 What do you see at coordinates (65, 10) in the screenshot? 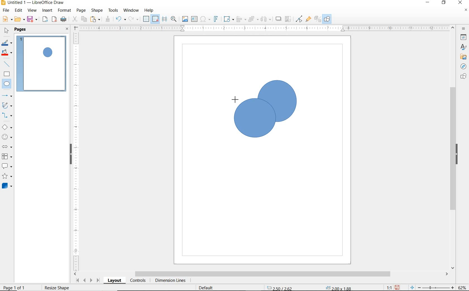
I see `FORMAT` at bounding box center [65, 10].